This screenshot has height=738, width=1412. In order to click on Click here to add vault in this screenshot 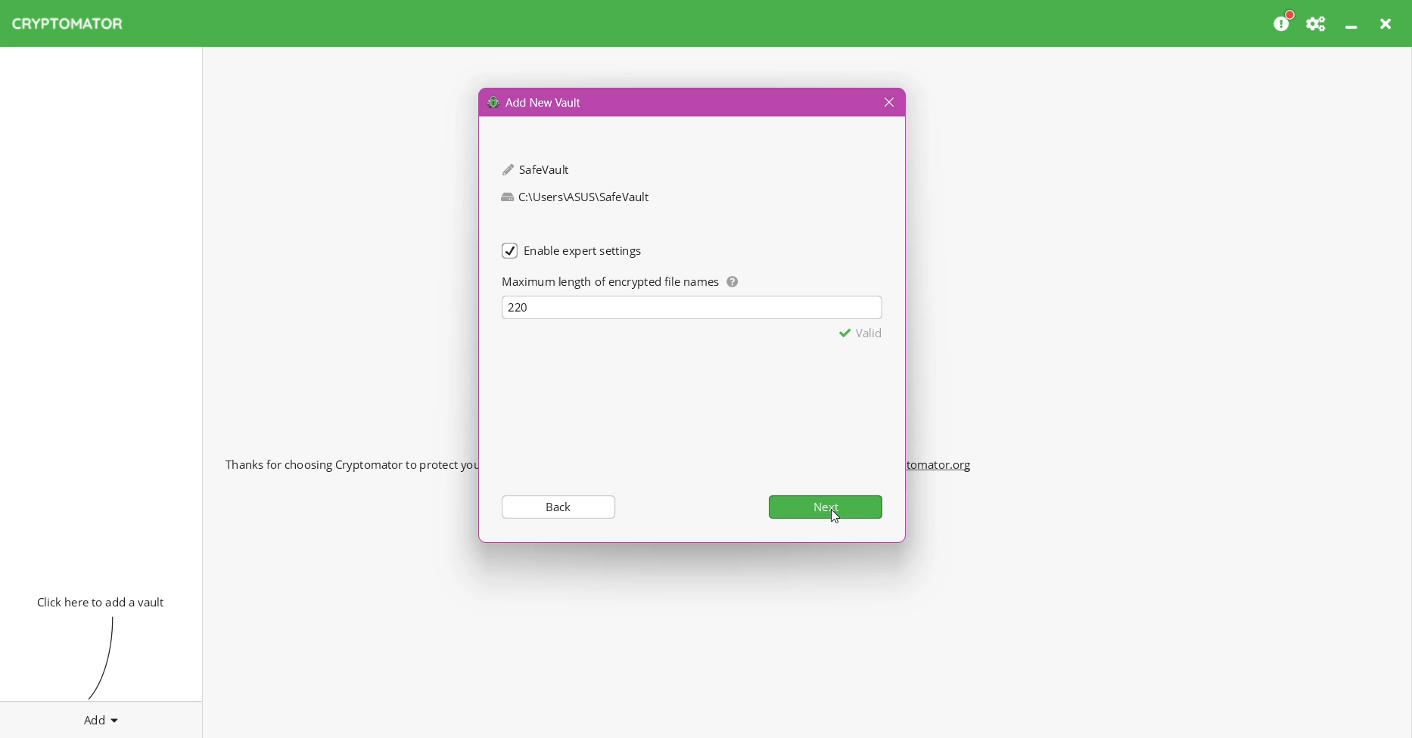, I will do `click(98, 600)`.